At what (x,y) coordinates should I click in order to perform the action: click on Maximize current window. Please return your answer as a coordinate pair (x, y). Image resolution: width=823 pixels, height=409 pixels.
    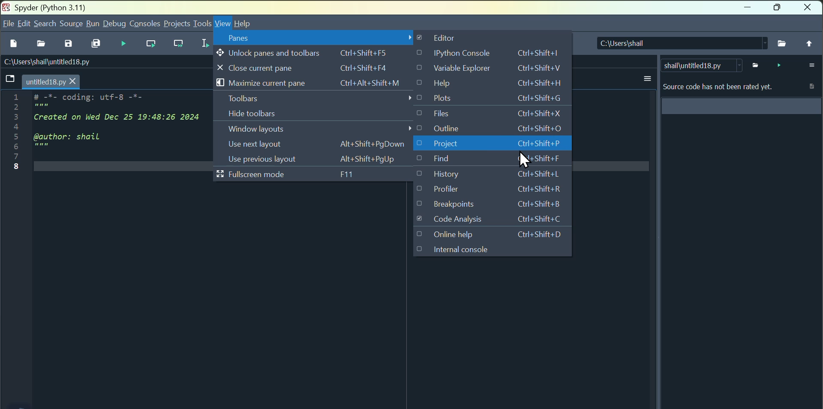
    Looking at the image, I should click on (313, 82).